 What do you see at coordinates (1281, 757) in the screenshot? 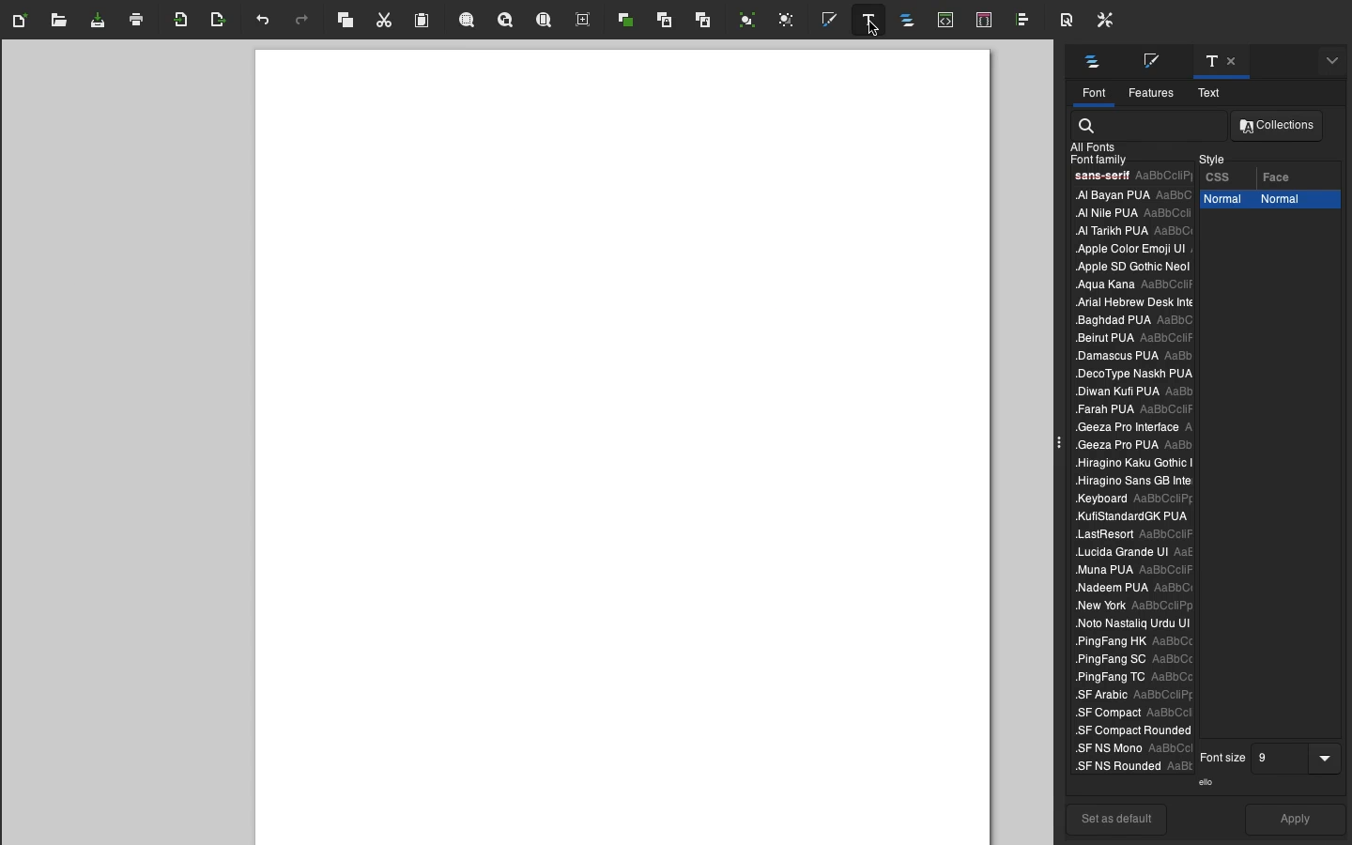
I see `9` at bounding box center [1281, 757].